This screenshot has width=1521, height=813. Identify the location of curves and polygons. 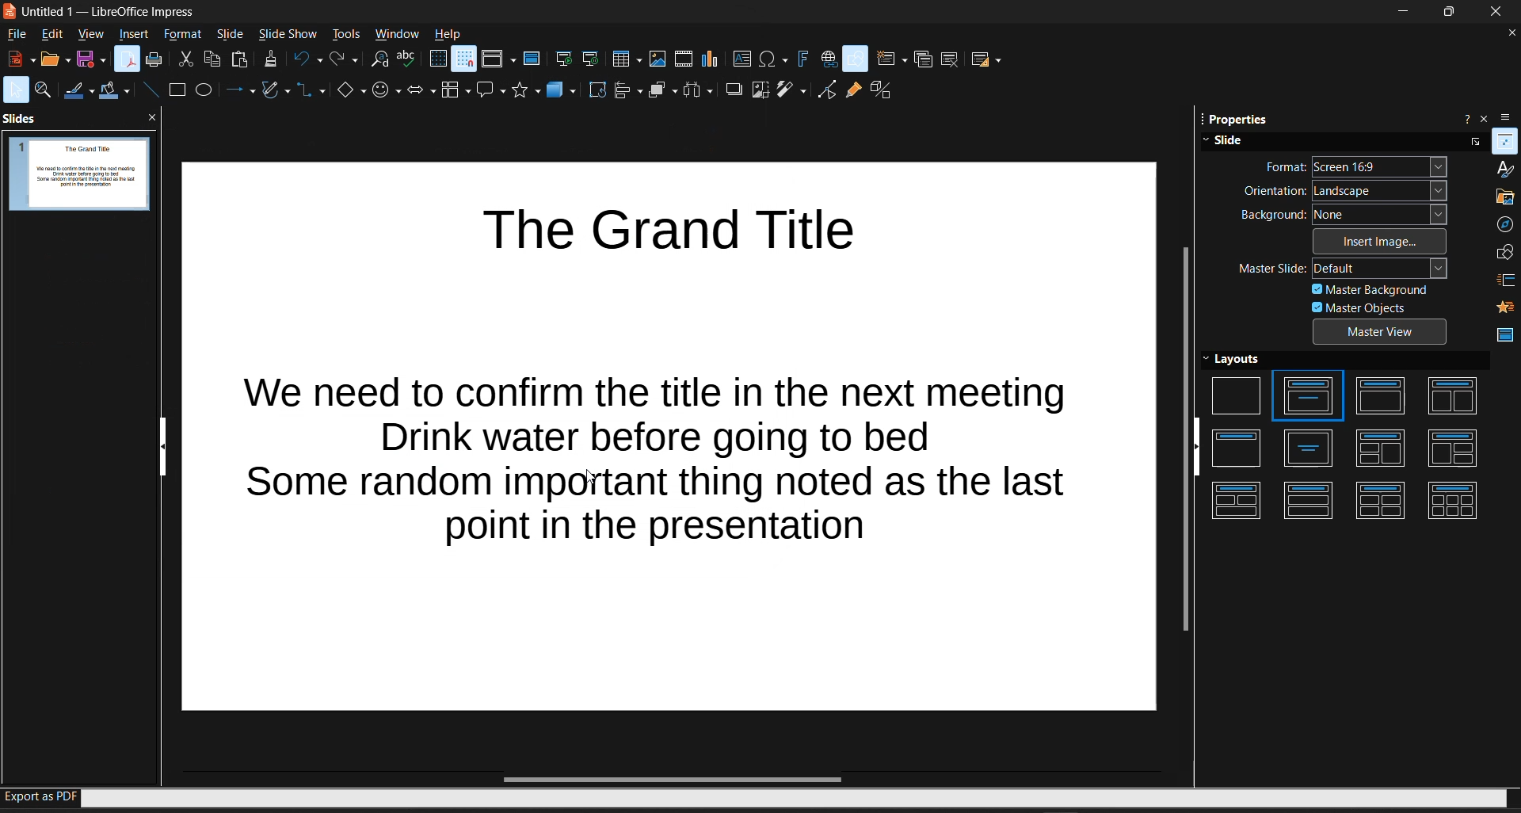
(271, 91).